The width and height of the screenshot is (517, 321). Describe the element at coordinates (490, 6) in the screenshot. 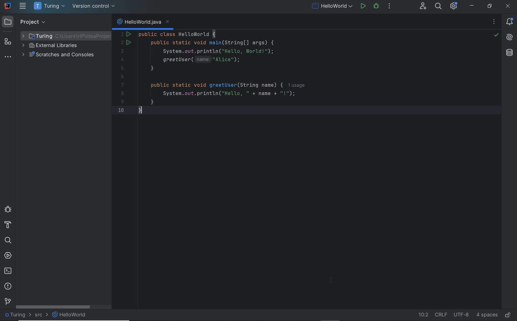

I see `RESTORE DOWN` at that location.